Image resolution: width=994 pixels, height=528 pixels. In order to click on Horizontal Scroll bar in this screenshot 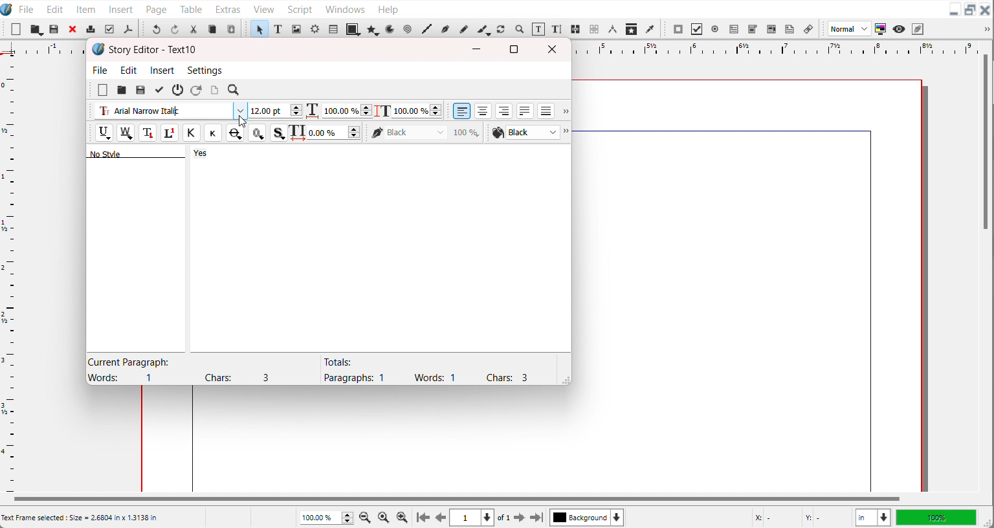, I will do `click(455, 499)`.